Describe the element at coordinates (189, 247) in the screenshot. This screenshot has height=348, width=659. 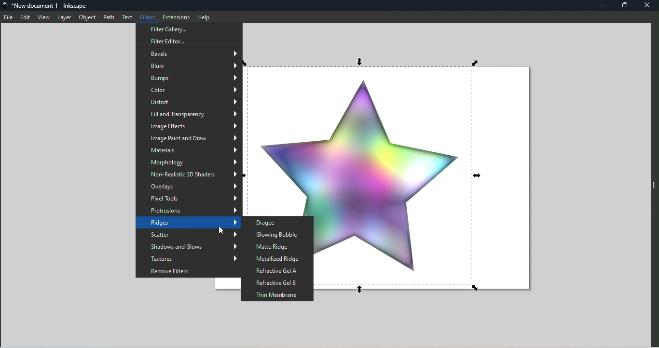
I see `Shadows and glows` at that location.